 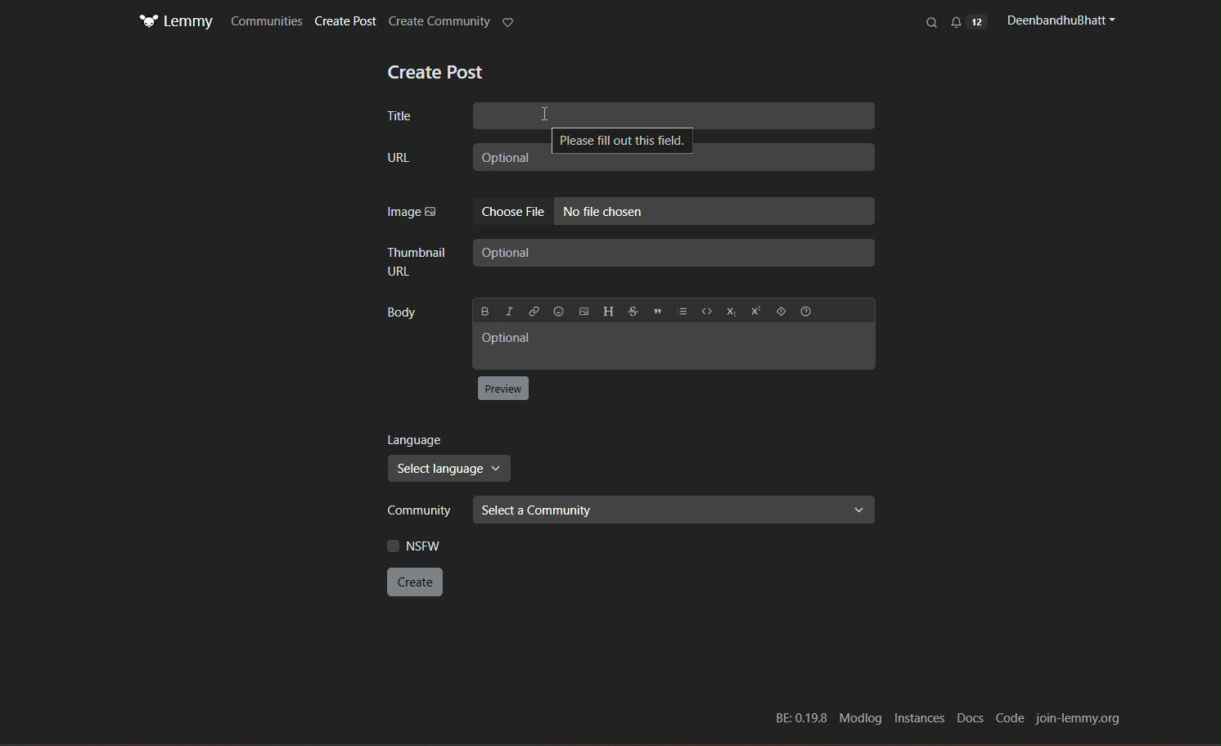 I want to click on Logo and title, so click(x=176, y=22).